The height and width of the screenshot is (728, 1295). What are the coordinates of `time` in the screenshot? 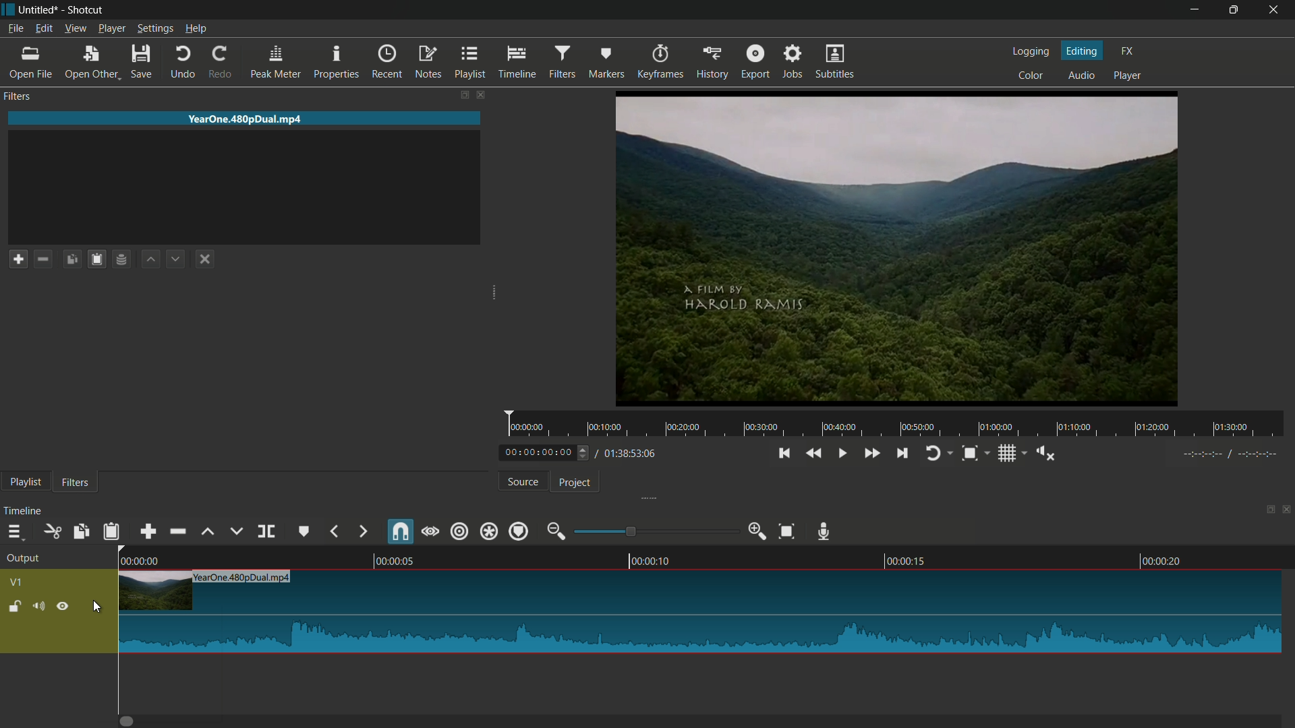 It's located at (900, 424).